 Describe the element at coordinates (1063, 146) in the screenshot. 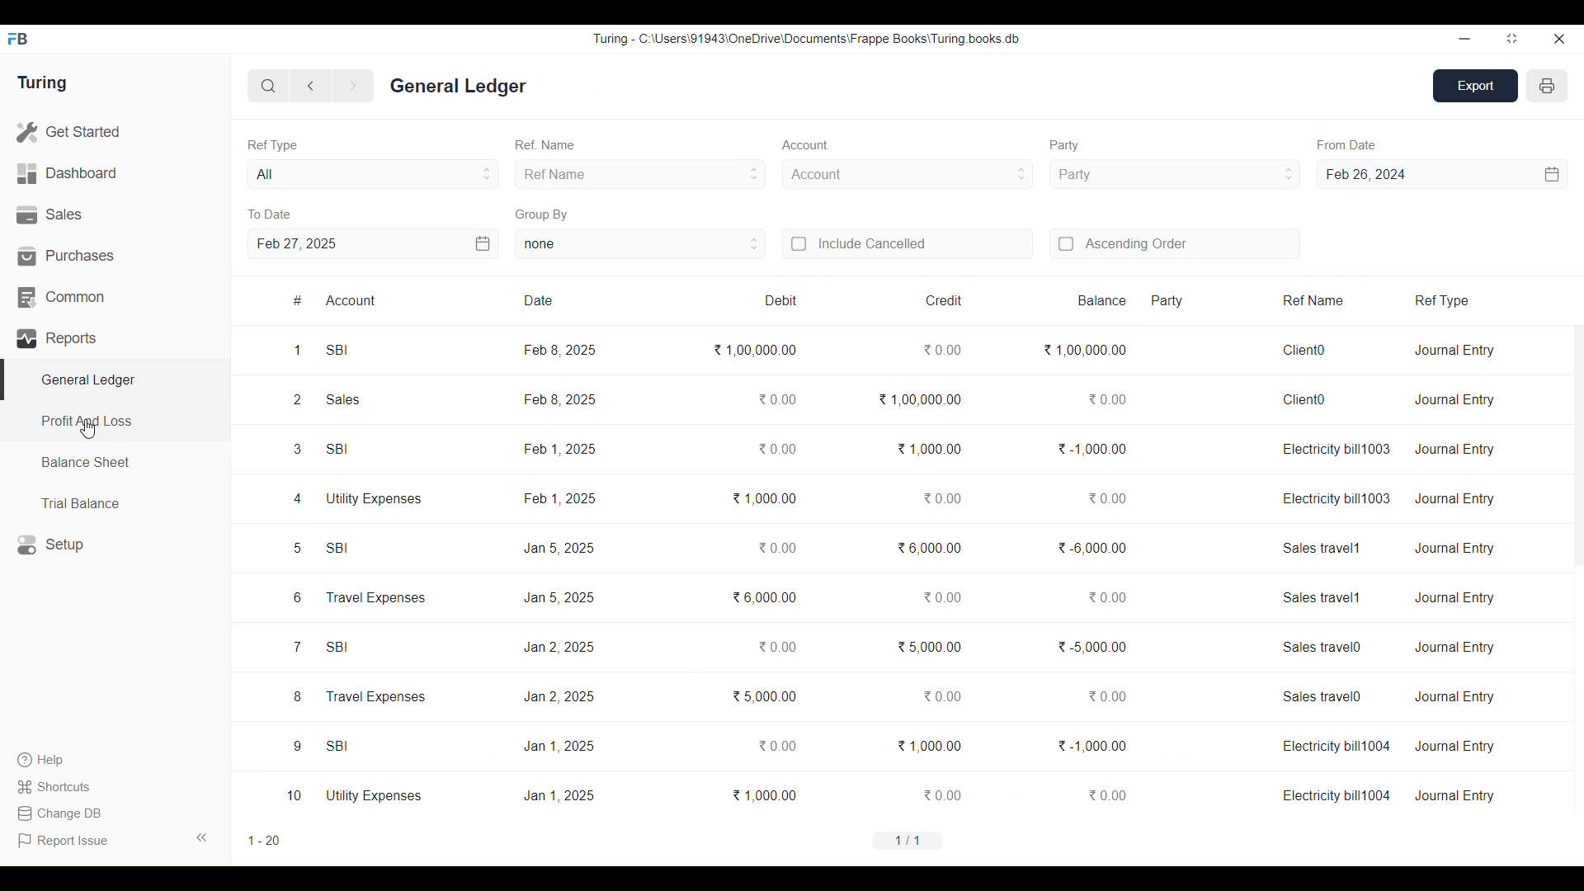

I see `Party` at that location.